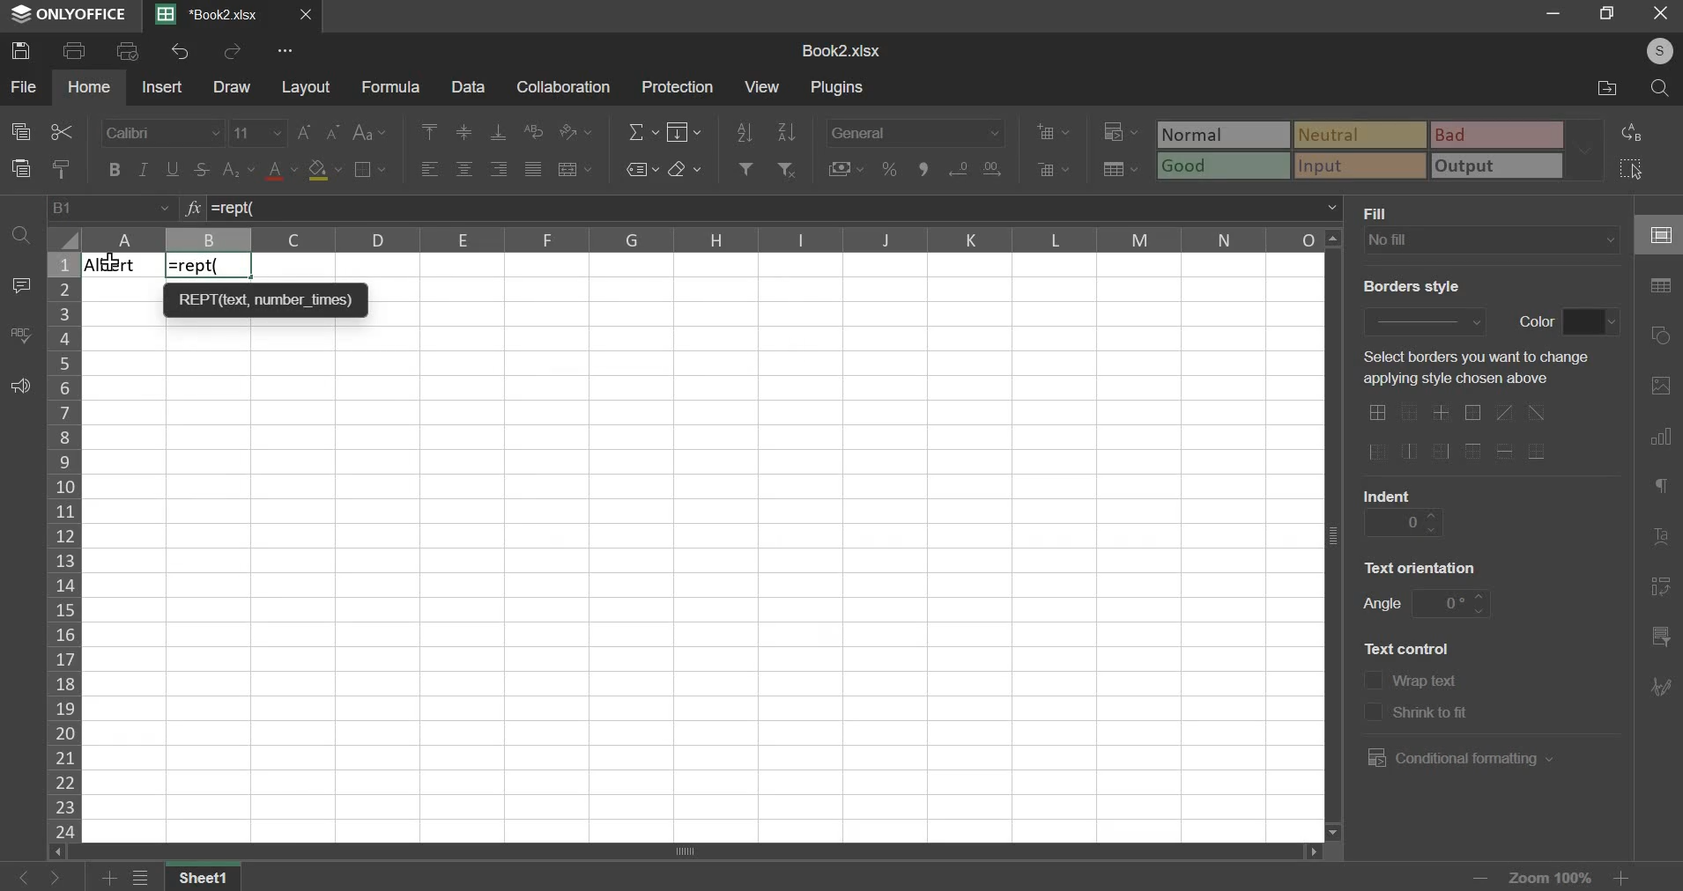 The width and height of the screenshot is (1683, 891). What do you see at coordinates (1662, 330) in the screenshot?
I see `shape settings` at bounding box center [1662, 330].